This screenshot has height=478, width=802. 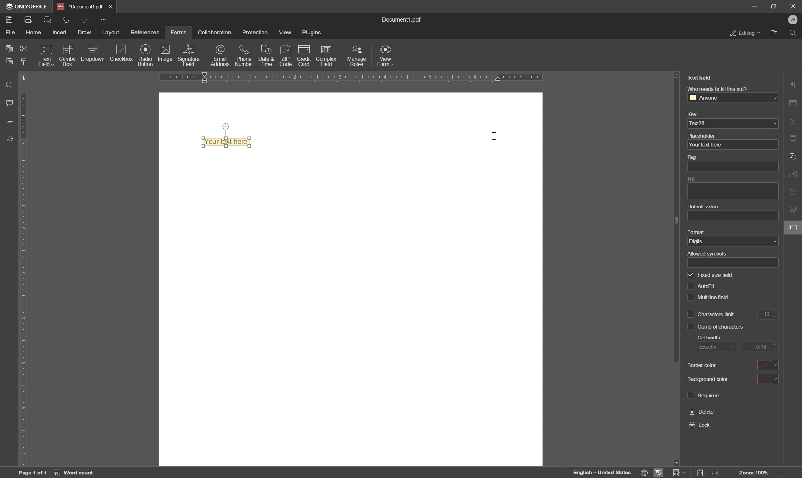 I want to click on placeholder, so click(x=701, y=136).